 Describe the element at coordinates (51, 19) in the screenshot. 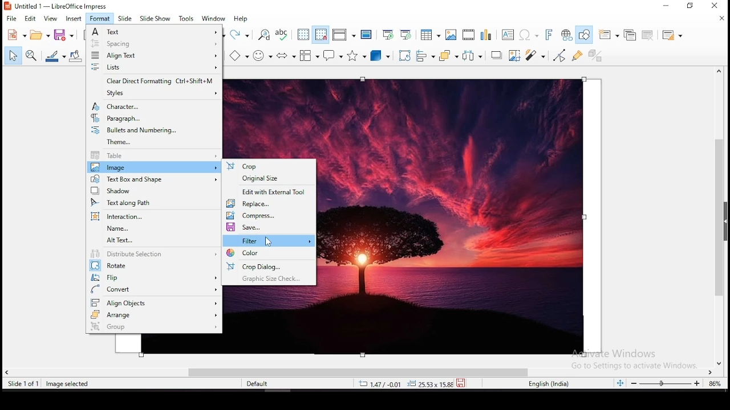

I see `view` at that location.